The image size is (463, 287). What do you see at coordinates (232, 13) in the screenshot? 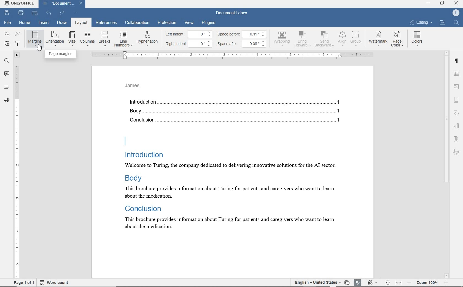
I see `document name` at bounding box center [232, 13].